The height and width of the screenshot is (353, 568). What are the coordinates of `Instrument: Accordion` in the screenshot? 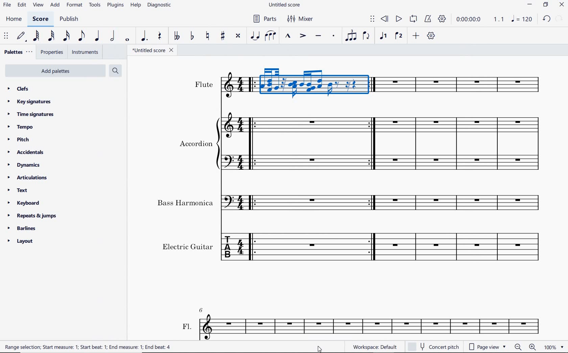 It's located at (362, 143).